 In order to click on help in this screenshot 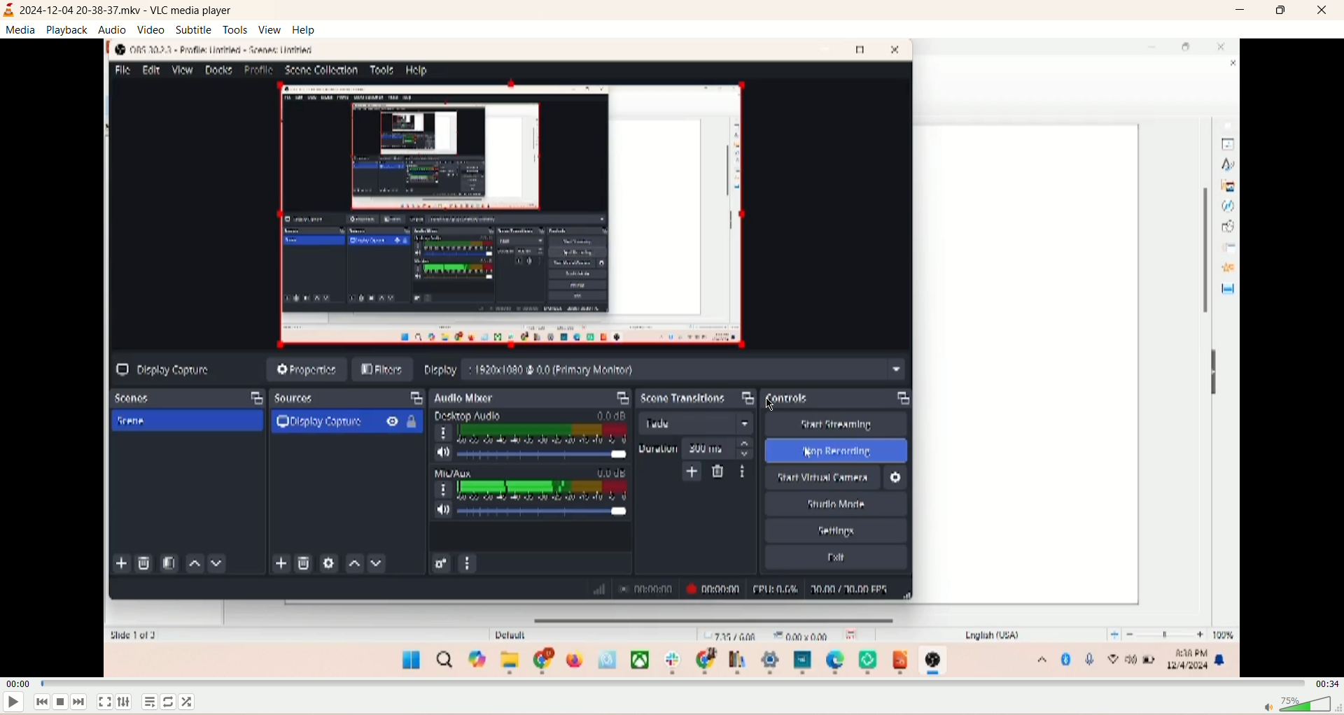, I will do `click(304, 30)`.